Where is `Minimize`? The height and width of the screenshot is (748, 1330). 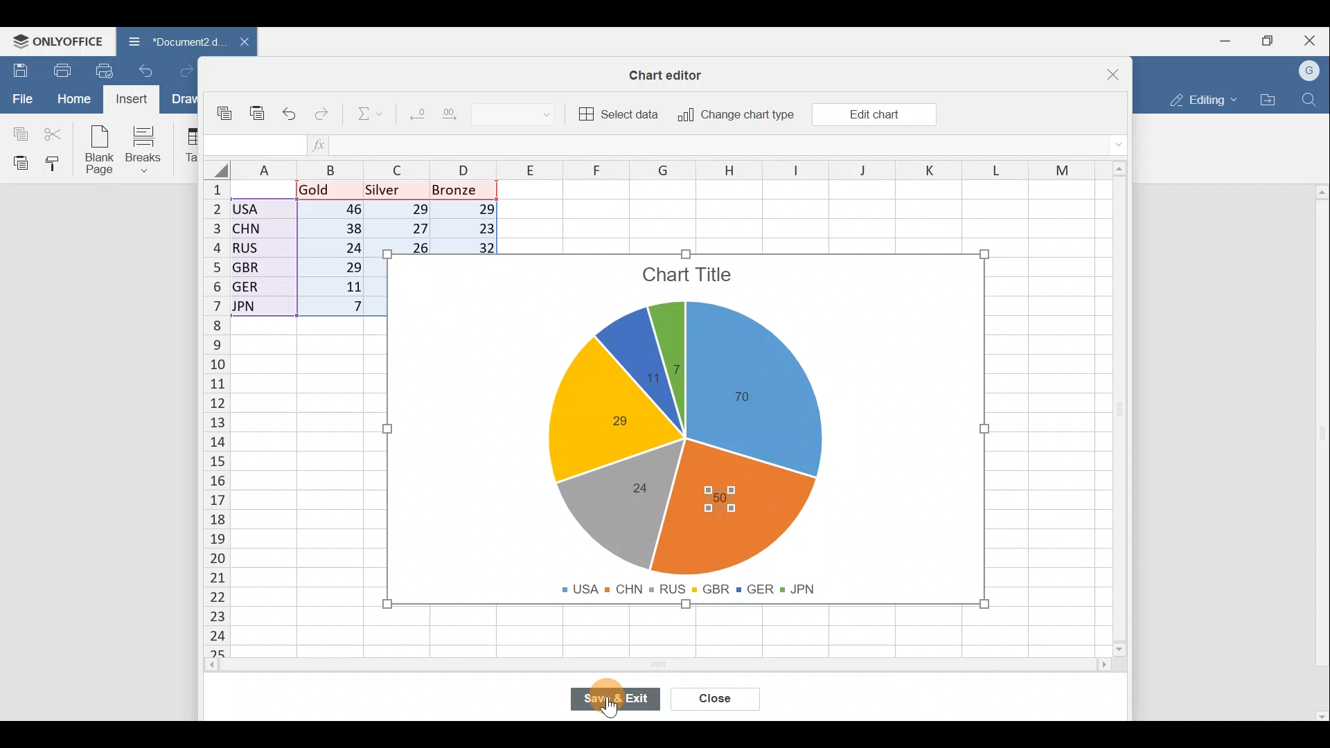
Minimize is located at coordinates (1230, 39).